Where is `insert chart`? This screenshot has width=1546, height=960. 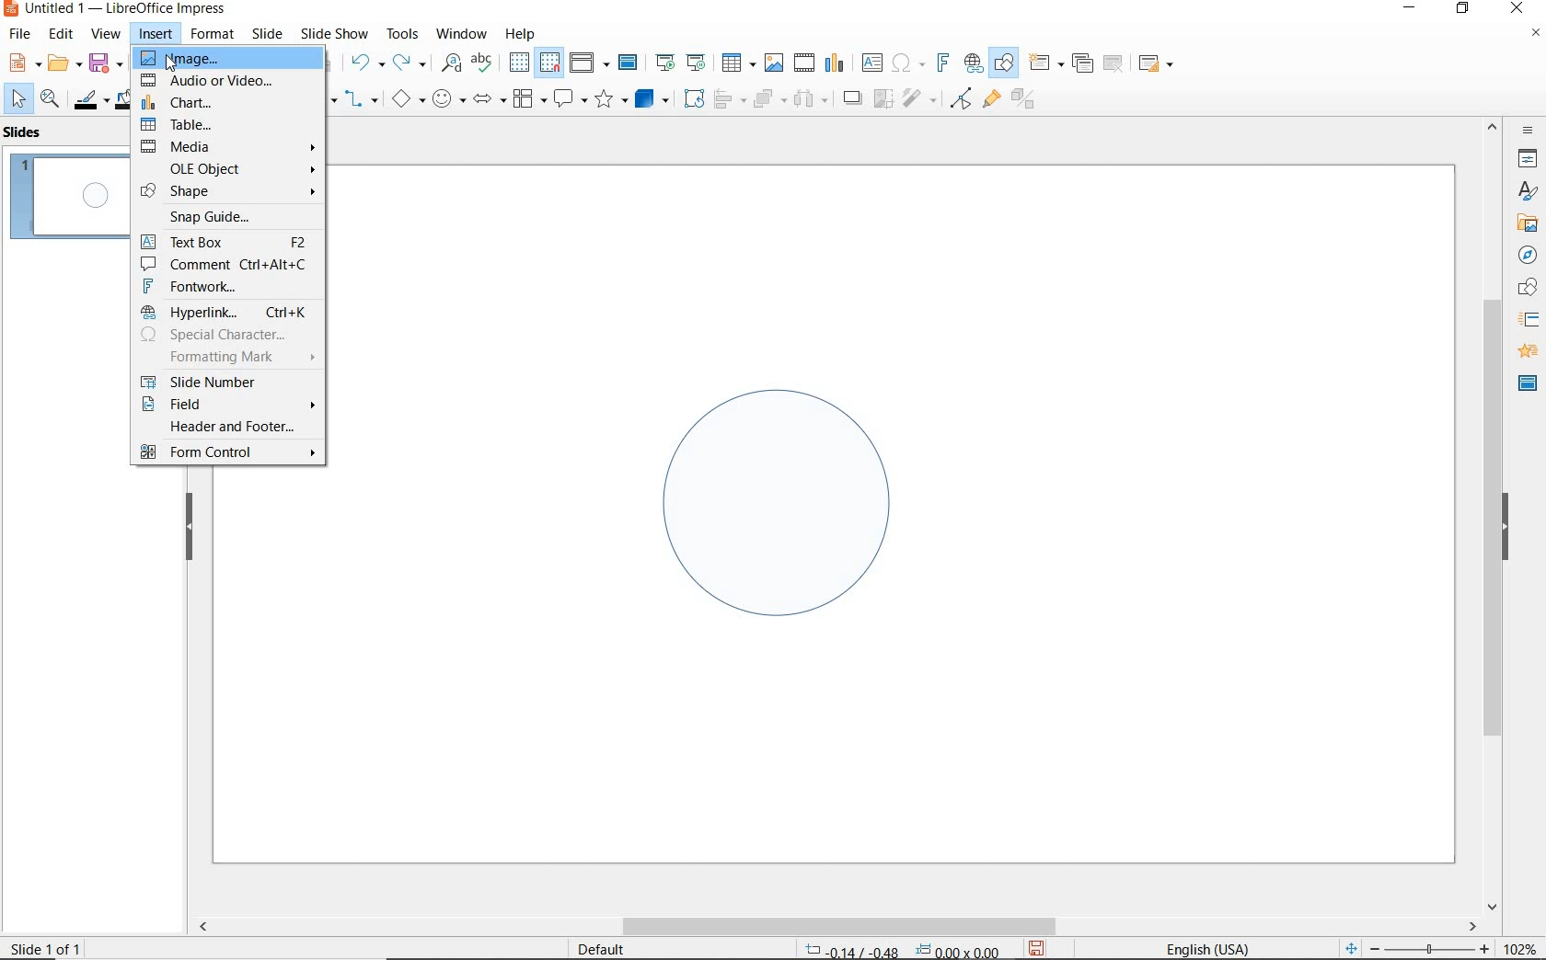 insert chart is located at coordinates (835, 63).